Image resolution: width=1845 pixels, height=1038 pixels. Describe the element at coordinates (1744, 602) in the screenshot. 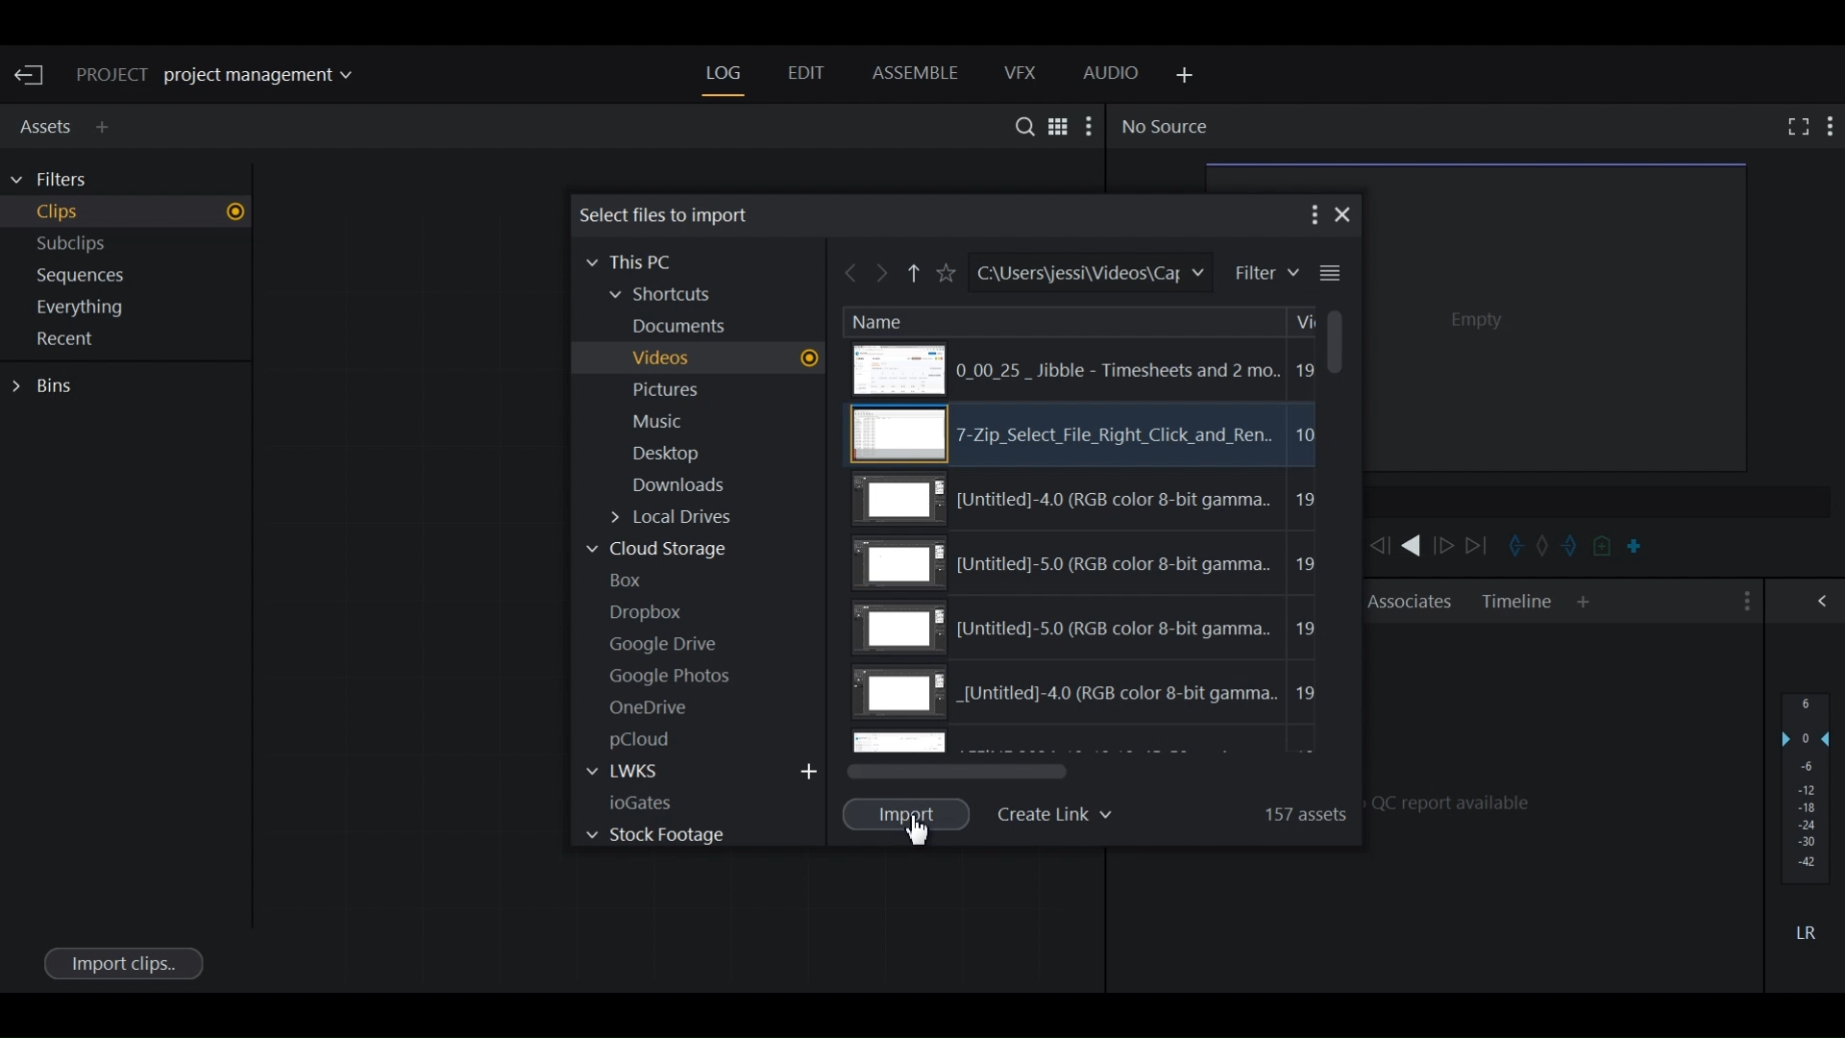

I see `Show settings menu` at that location.